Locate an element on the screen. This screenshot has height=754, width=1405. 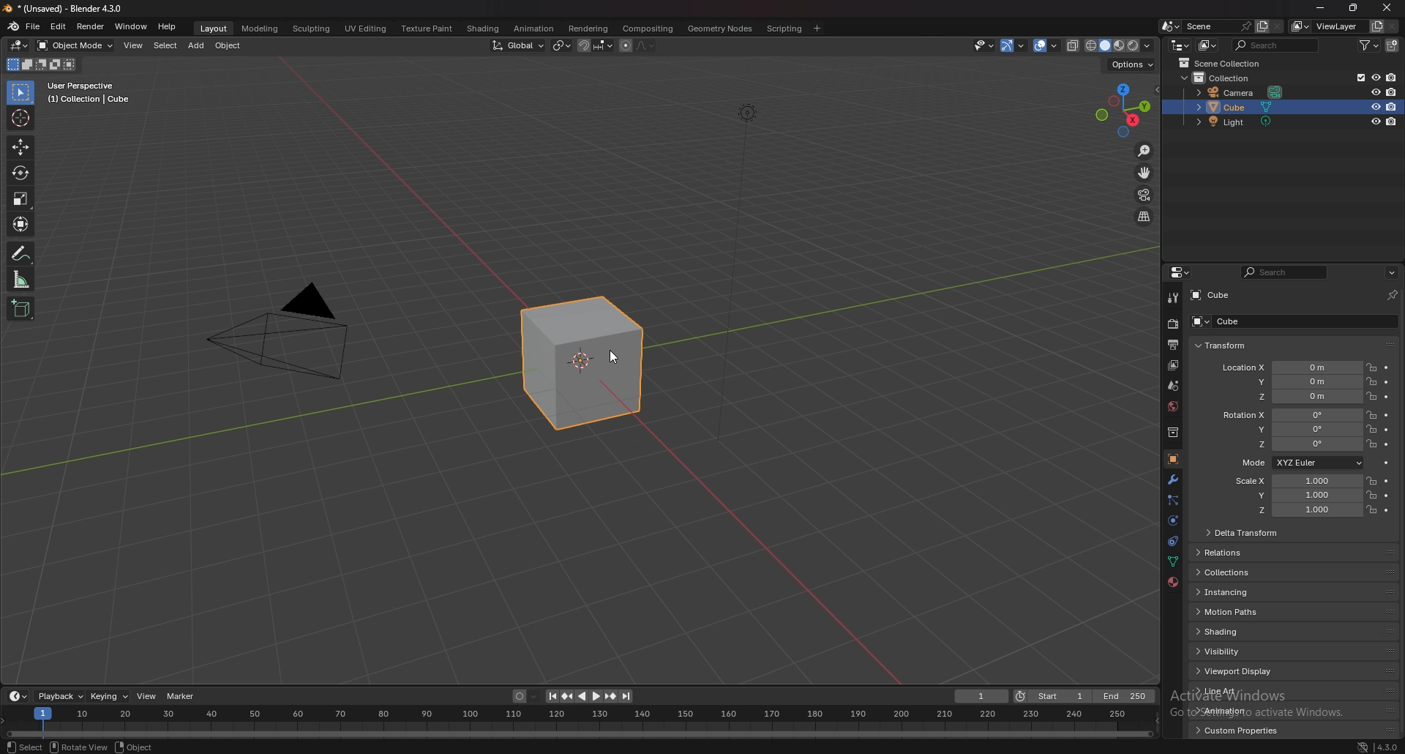
view layer is located at coordinates (1175, 365).